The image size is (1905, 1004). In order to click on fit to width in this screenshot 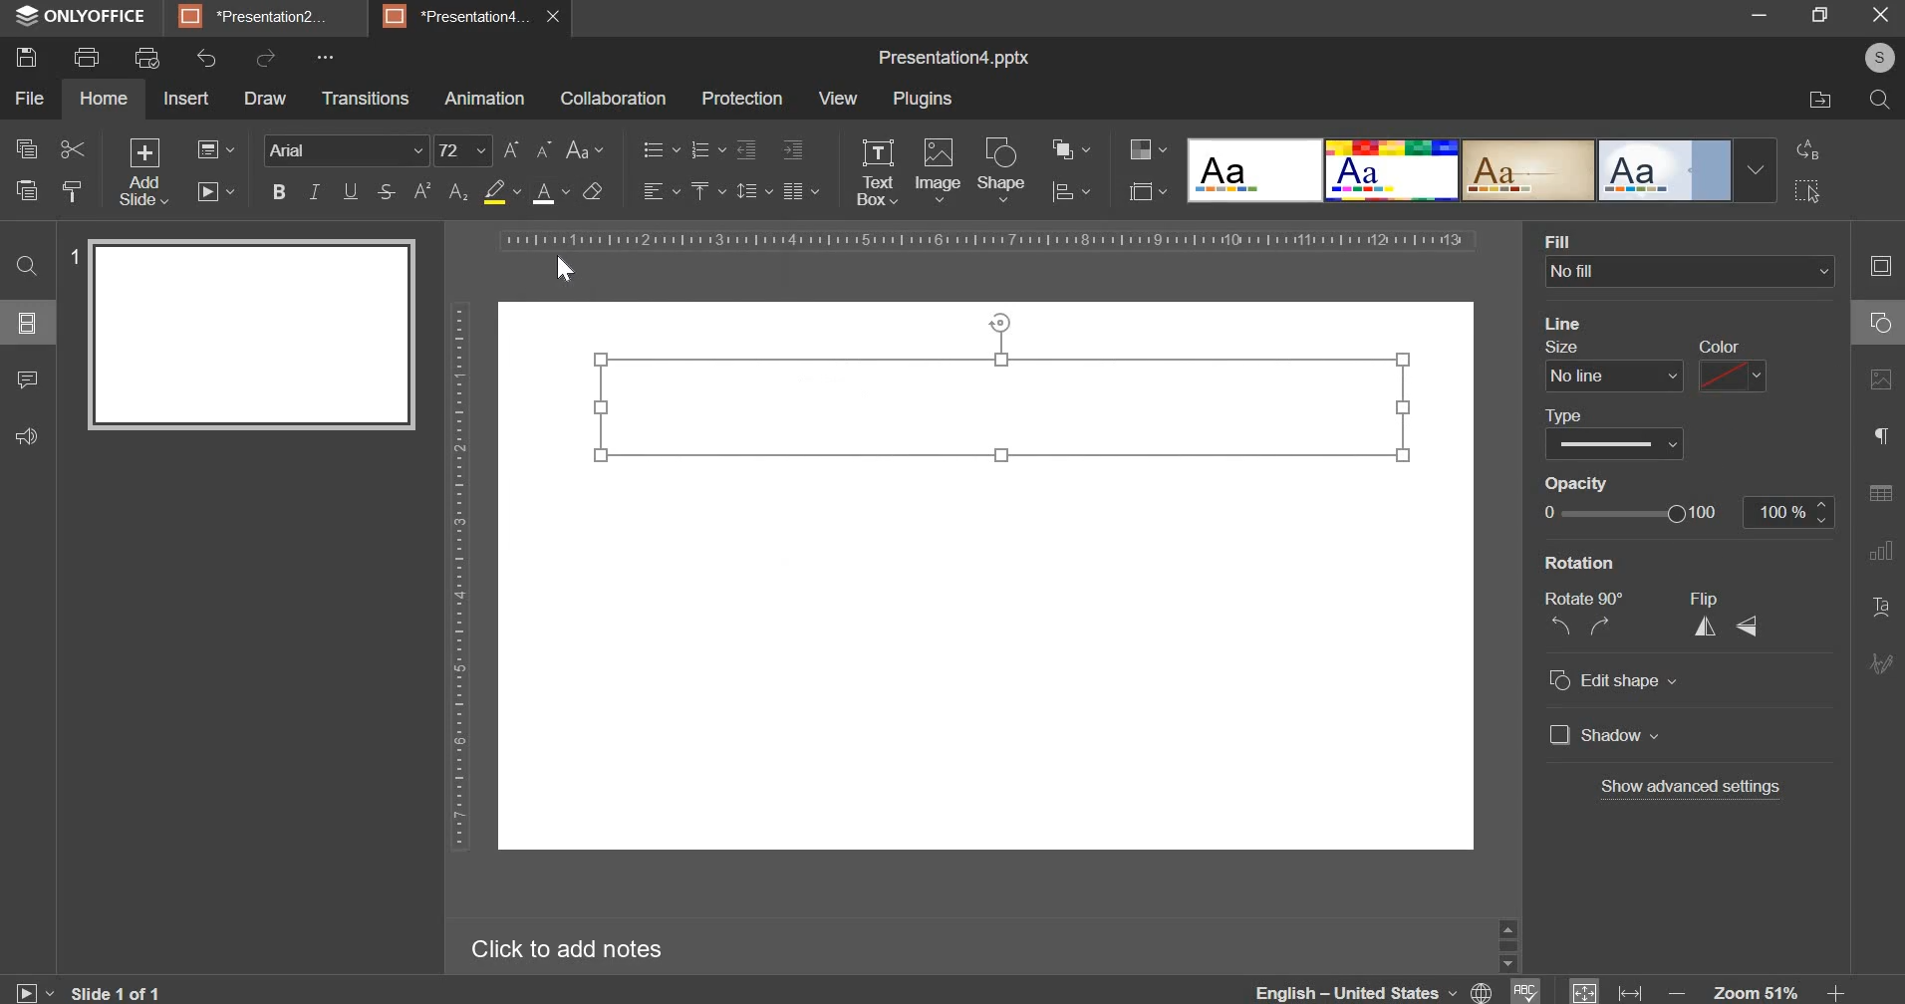, I will do `click(1631, 990)`.